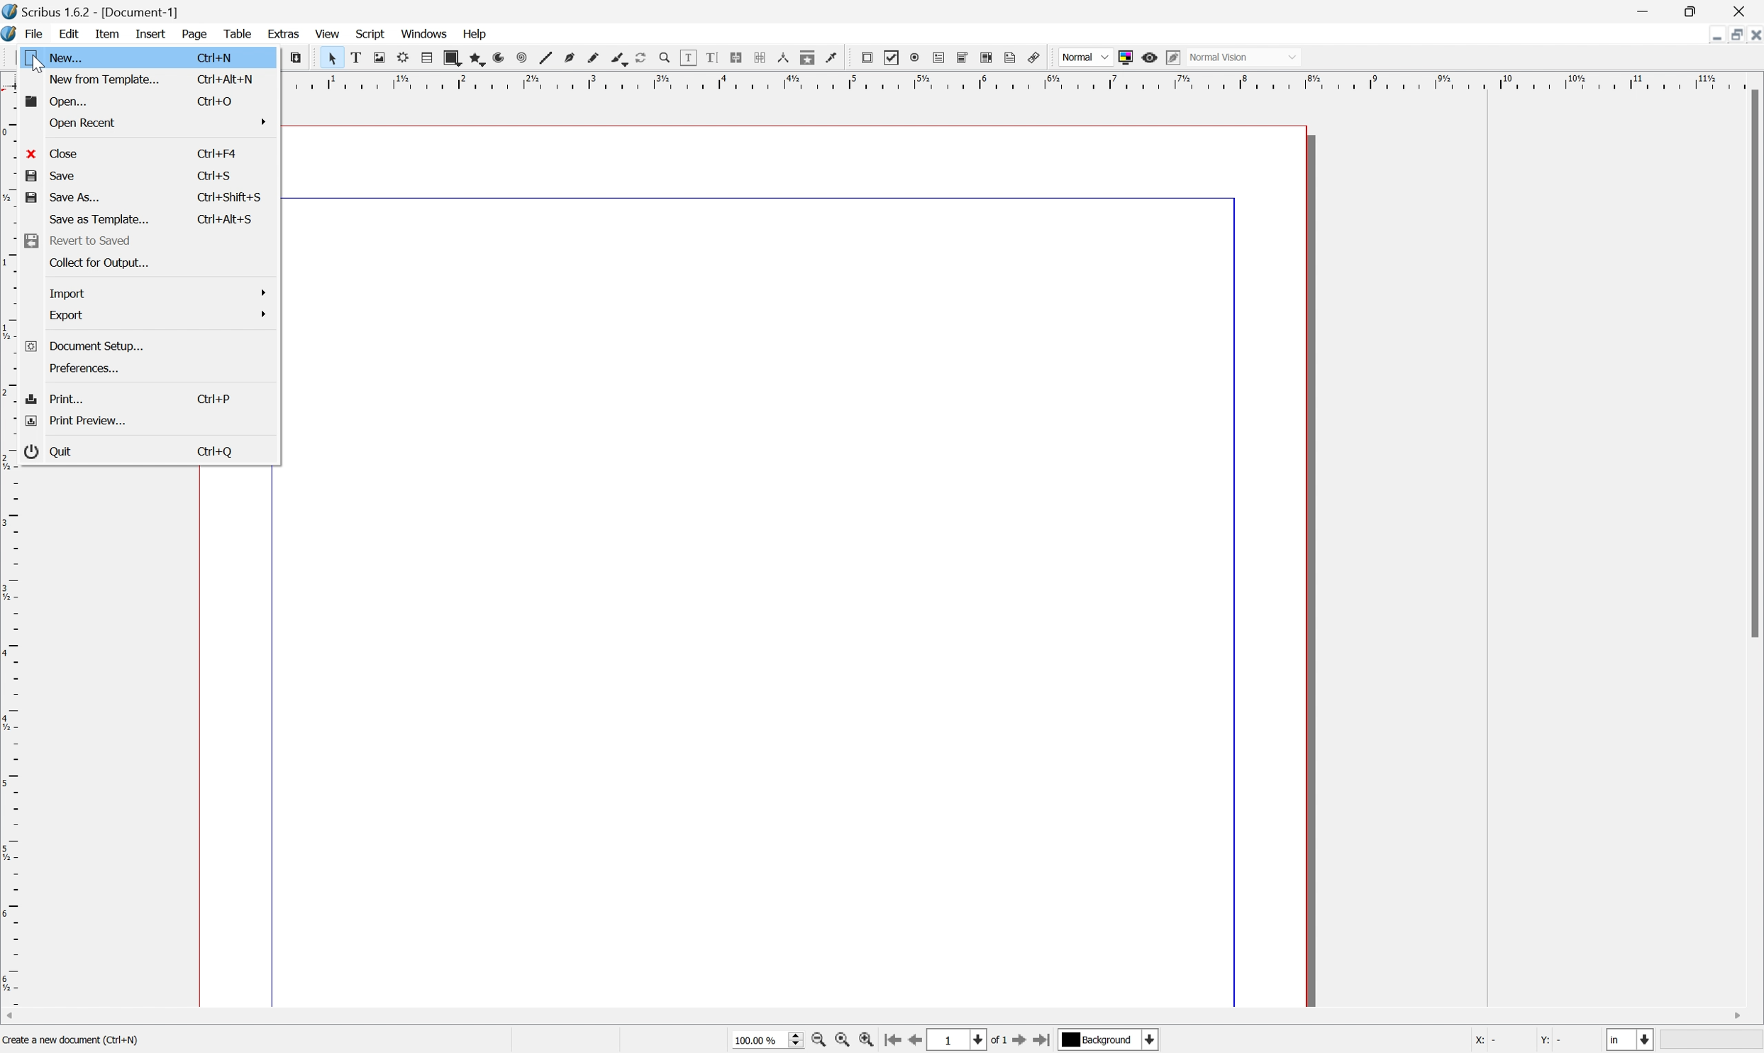 This screenshot has width=1764, height=1053. I want to click on Freehand line, so click(592, 58).